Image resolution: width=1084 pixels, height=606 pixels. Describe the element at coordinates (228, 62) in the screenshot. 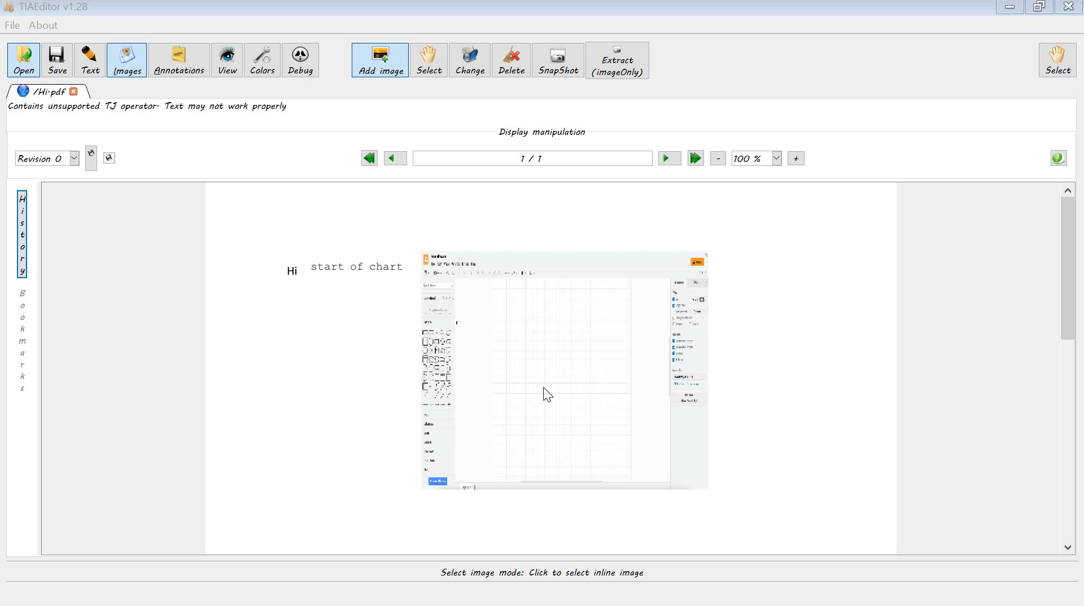

I see `view` at that location.